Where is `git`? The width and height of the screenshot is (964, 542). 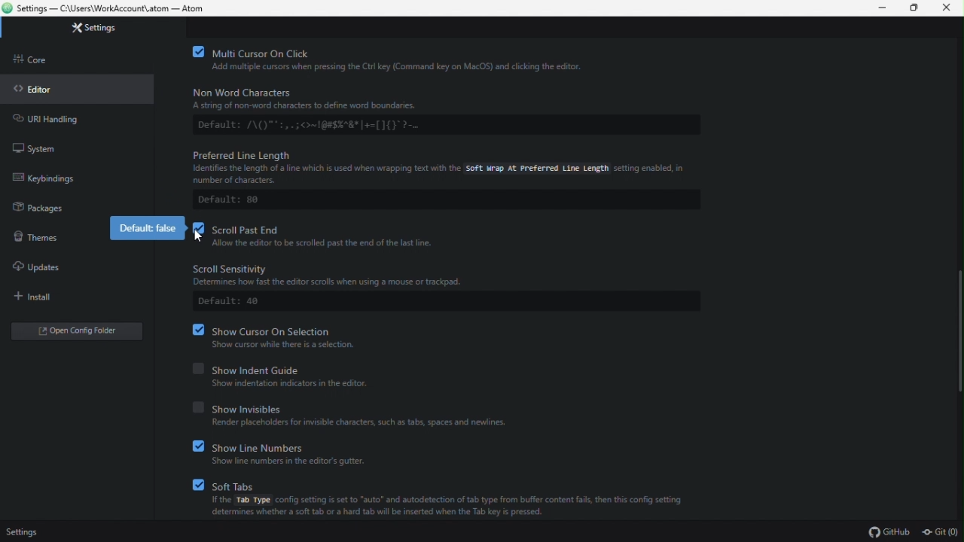
git is located at coordinates (941, 532).